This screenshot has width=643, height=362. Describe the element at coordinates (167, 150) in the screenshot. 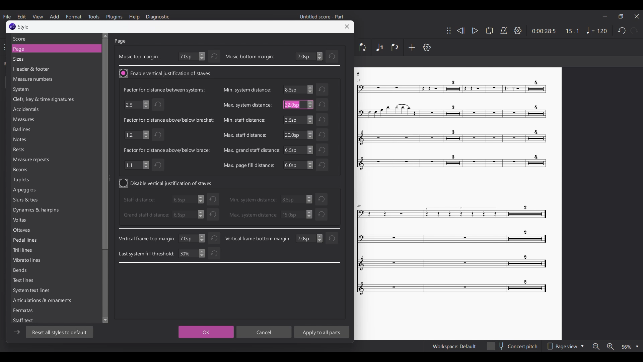

I see `Indicates factor for distance above/below brace` at that location.